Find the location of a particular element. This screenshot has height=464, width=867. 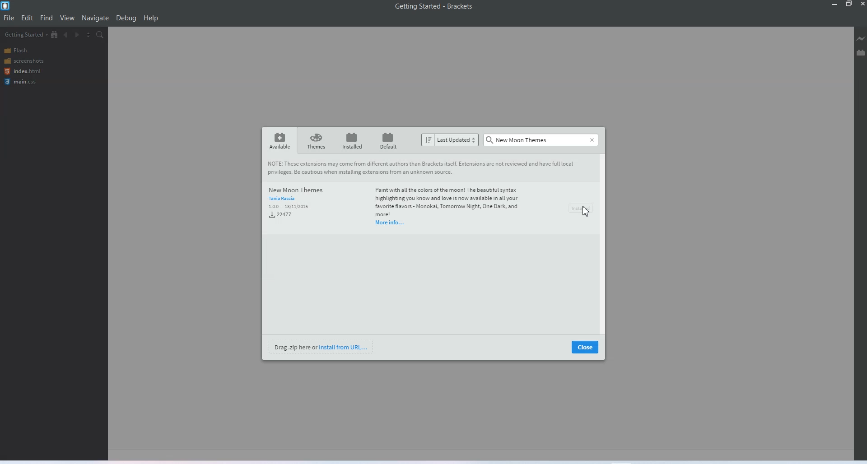

Flash is located at coordinates (23, 51).